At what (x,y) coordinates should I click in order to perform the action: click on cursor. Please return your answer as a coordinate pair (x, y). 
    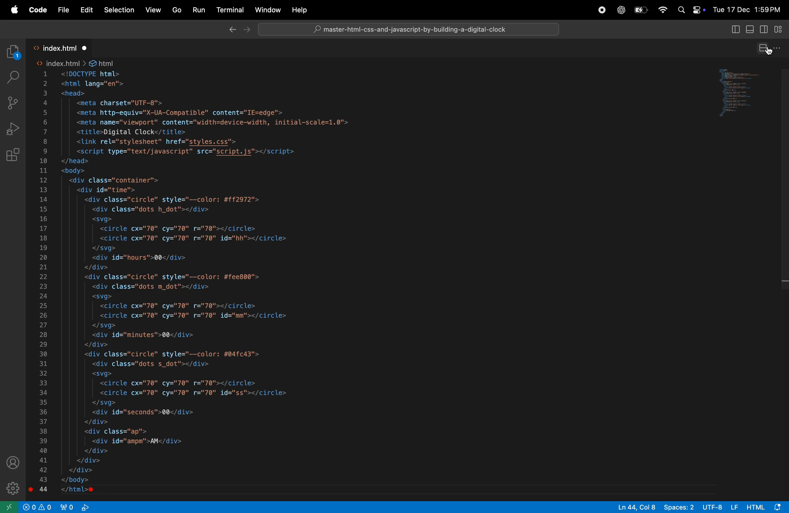
    Looking at the image, I should click on (767, 51).